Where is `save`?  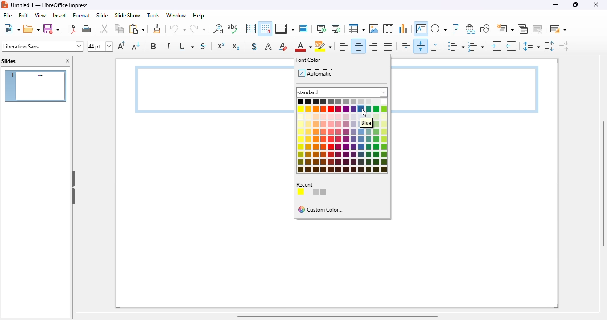
save is located at coordinates (51, 29).